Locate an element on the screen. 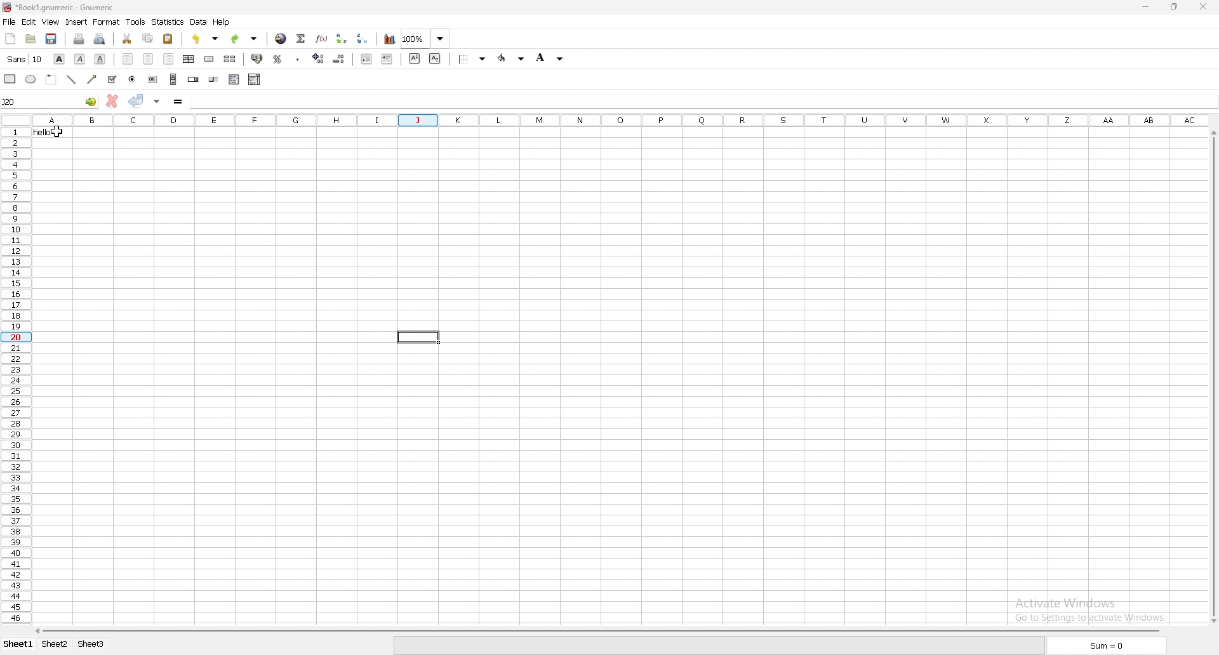 The width and height of the screenshot is (1219, 655). function is located at coordinates (321, 39).